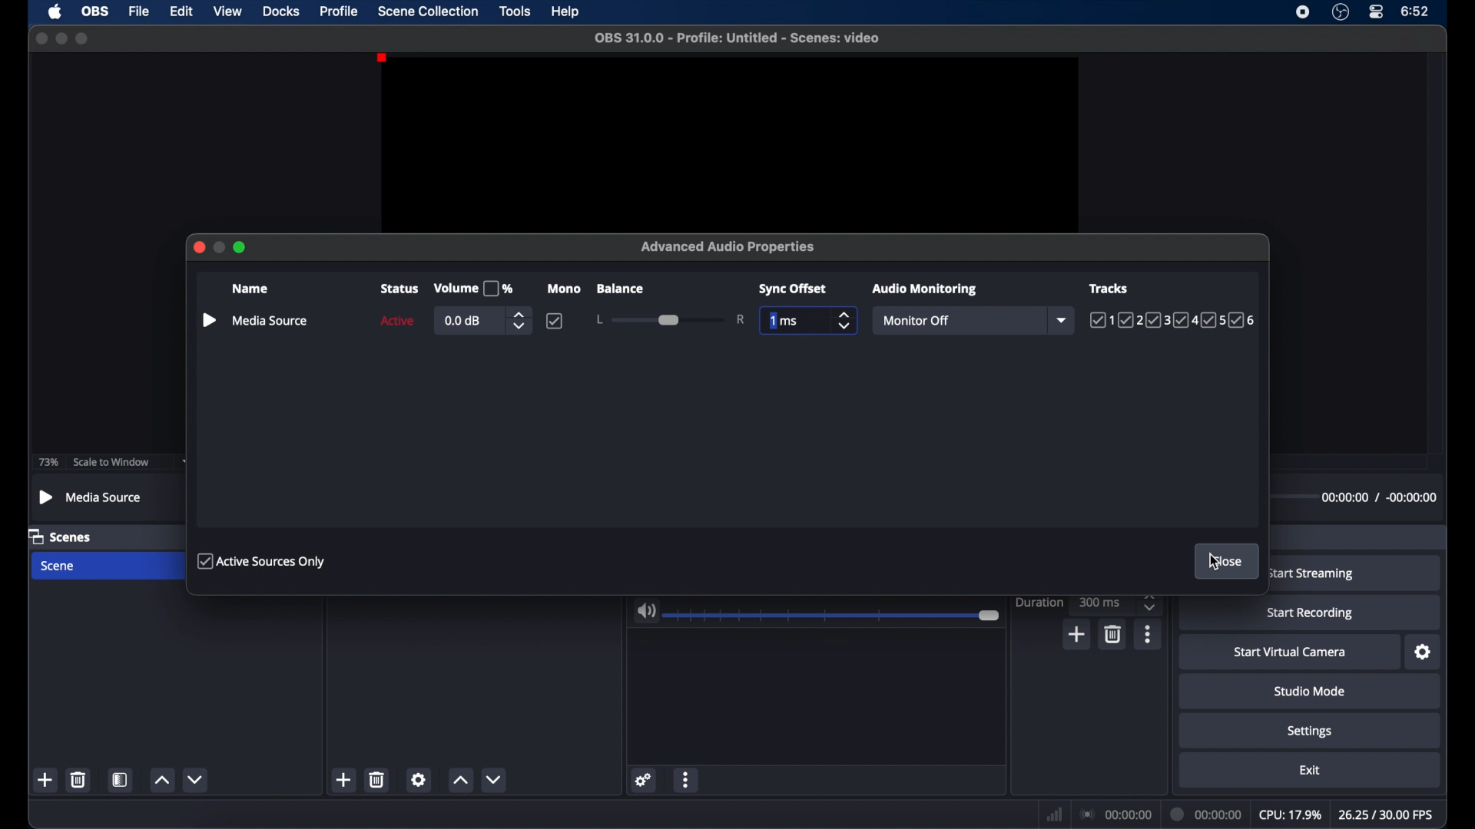 Image resolution: width=1475 pixels, height=829 pixels. Describe the element at coordinates (473, 289) in the screenshot. I see `volume ` at that location.